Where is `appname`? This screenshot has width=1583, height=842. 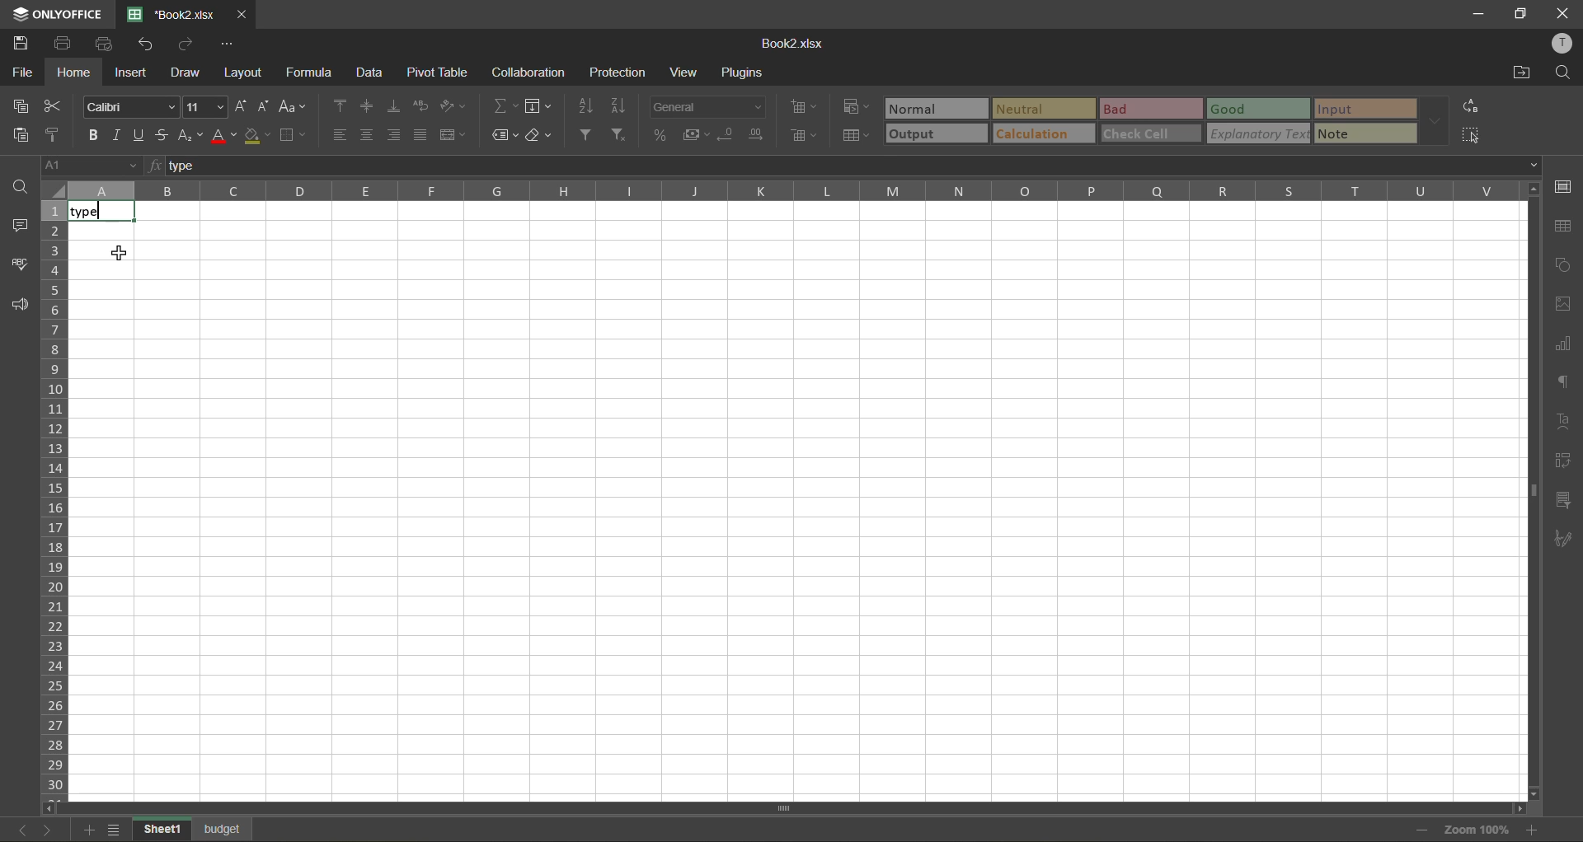
appname is located at coordinates (55, 15).